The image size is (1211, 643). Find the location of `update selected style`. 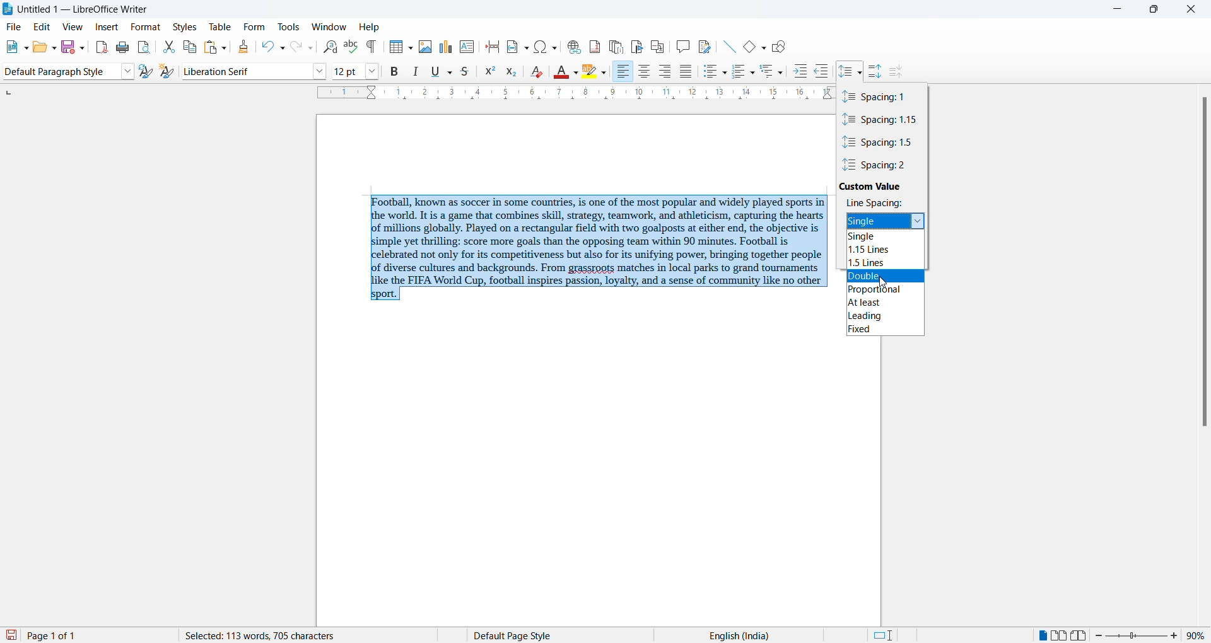

update selected style is located at coordinates (144, 71).